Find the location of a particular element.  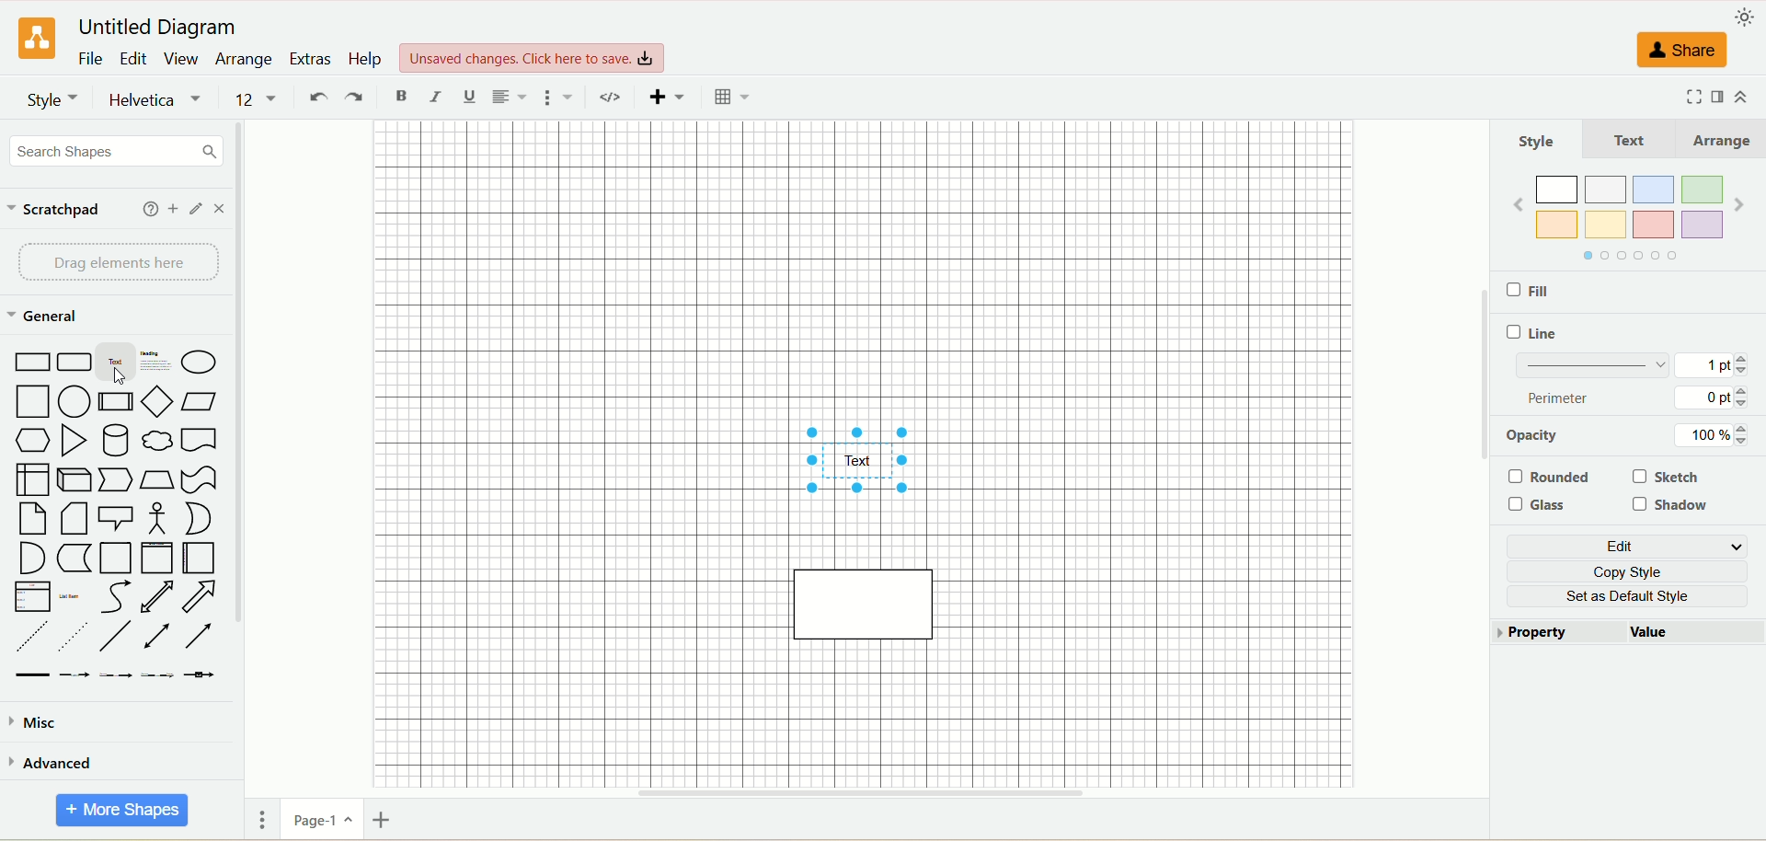

advanced is located at coordinates (53, 763).